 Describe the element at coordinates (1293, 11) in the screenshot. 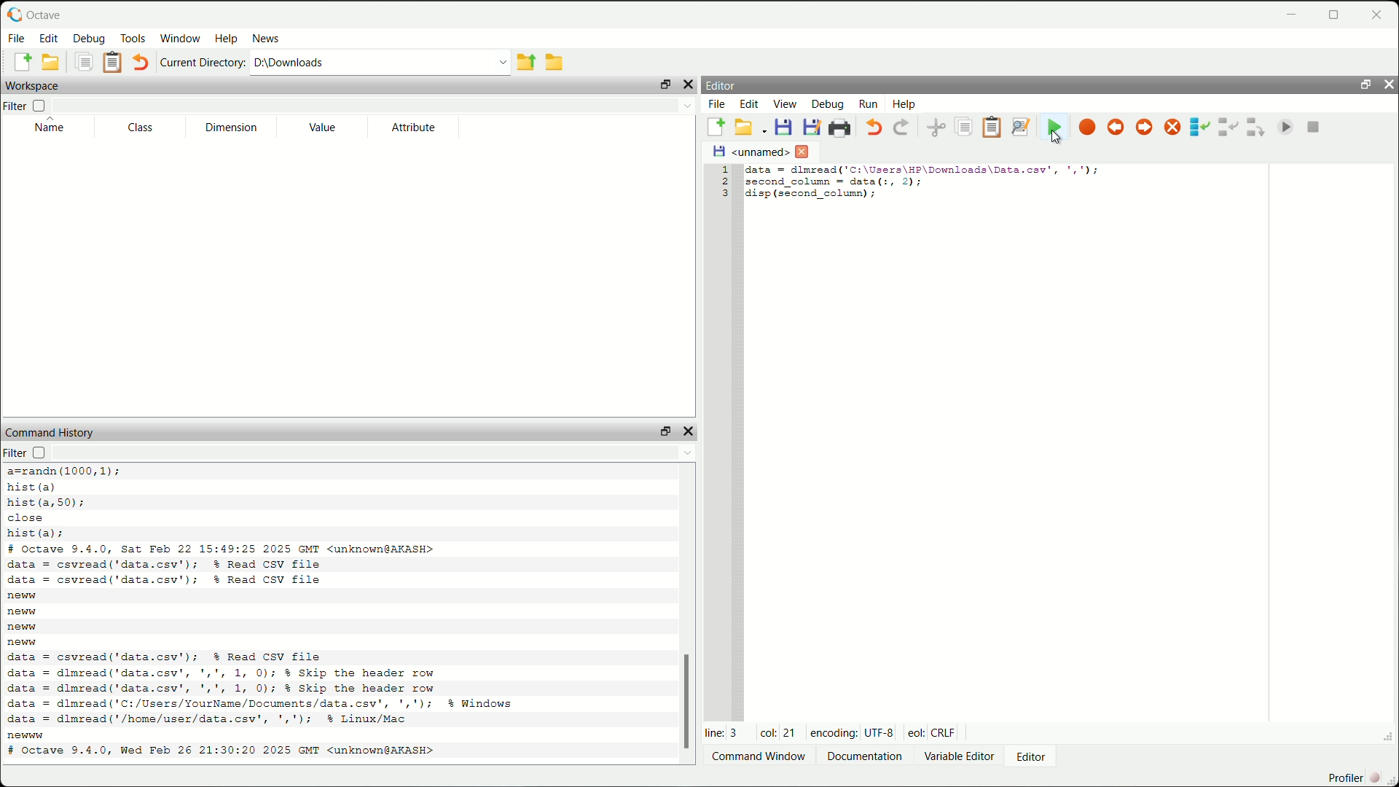

I see `minimize` at that location.